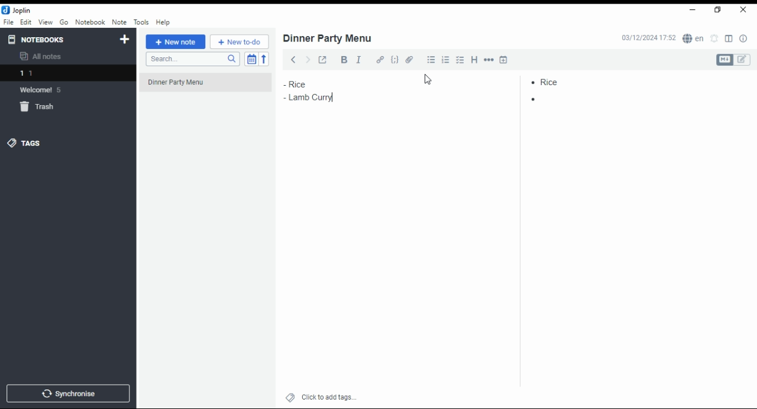 This screenshot has width=757, height=409. Describe the element at coordinates (118, 22) in the screenshot. I see `note` at that location.